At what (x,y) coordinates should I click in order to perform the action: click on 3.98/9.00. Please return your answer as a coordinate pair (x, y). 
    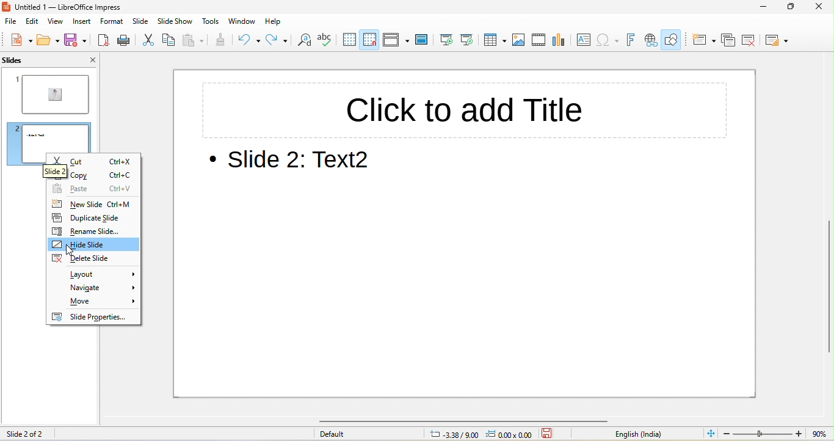
    Looking at the image, I should click on (453, 435).